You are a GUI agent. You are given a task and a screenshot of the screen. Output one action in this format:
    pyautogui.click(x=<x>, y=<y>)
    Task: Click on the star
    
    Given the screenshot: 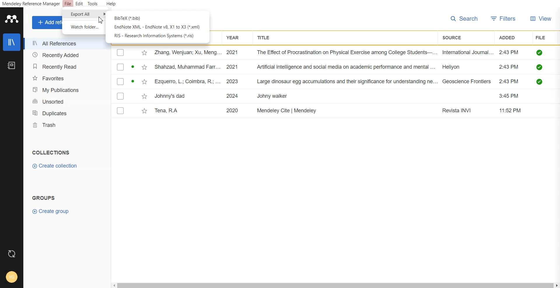 What is the action you would take?
    pyautogui.click(x=143, y=82)
    